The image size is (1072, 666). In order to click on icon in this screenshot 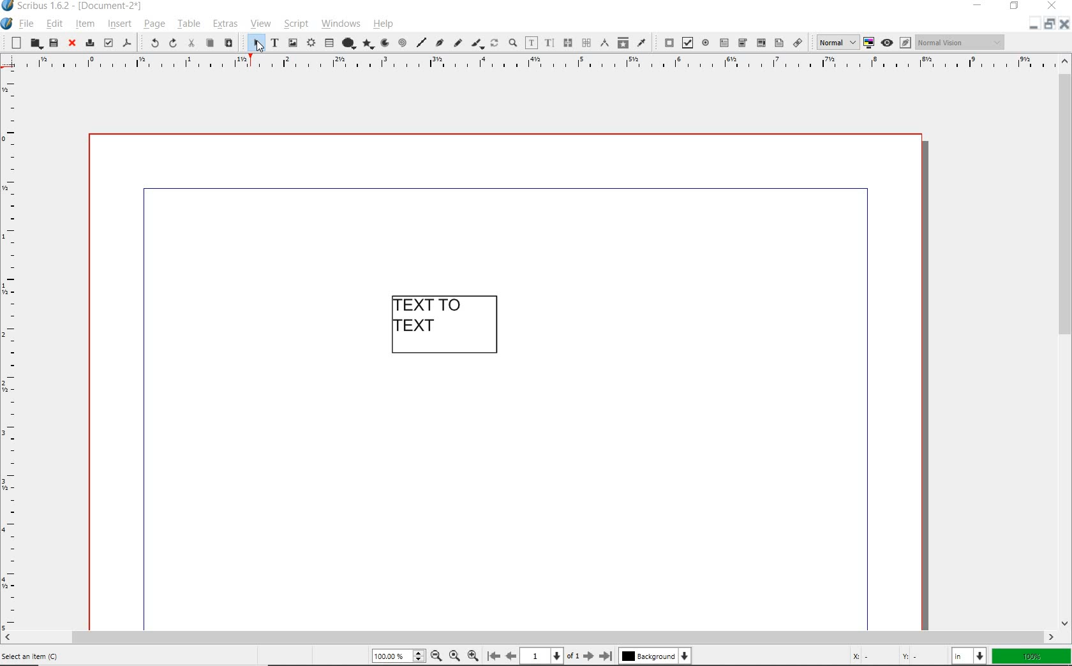, I will do `click(8, 8)`.